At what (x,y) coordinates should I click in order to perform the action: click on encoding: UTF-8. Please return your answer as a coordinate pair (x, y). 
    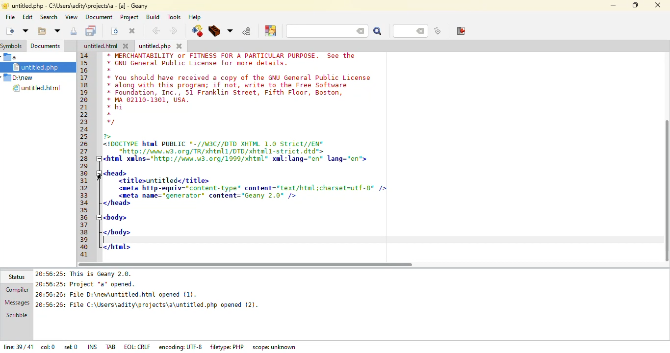
    Looking at the image, I should click on (179, 347).